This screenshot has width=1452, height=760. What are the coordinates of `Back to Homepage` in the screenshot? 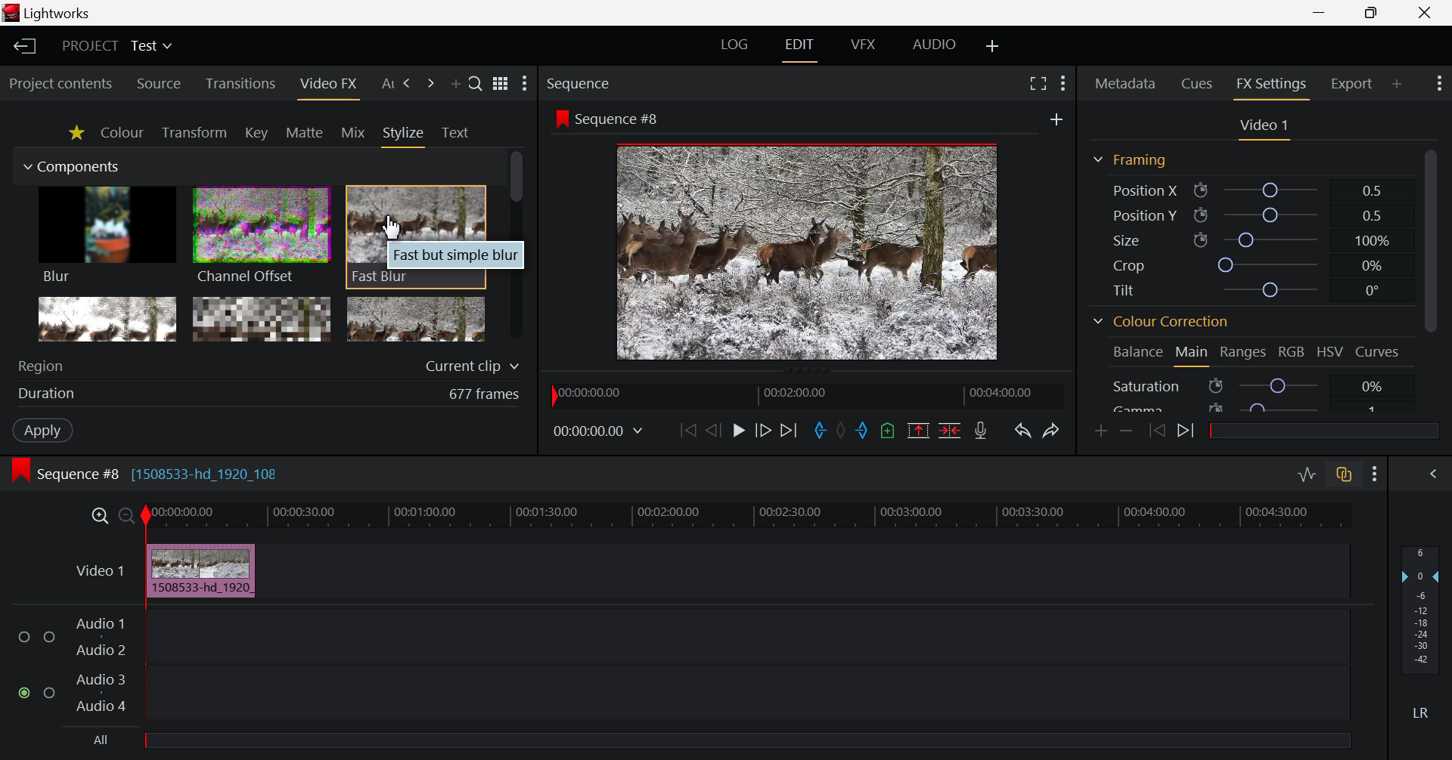 It's located at (21, 48).